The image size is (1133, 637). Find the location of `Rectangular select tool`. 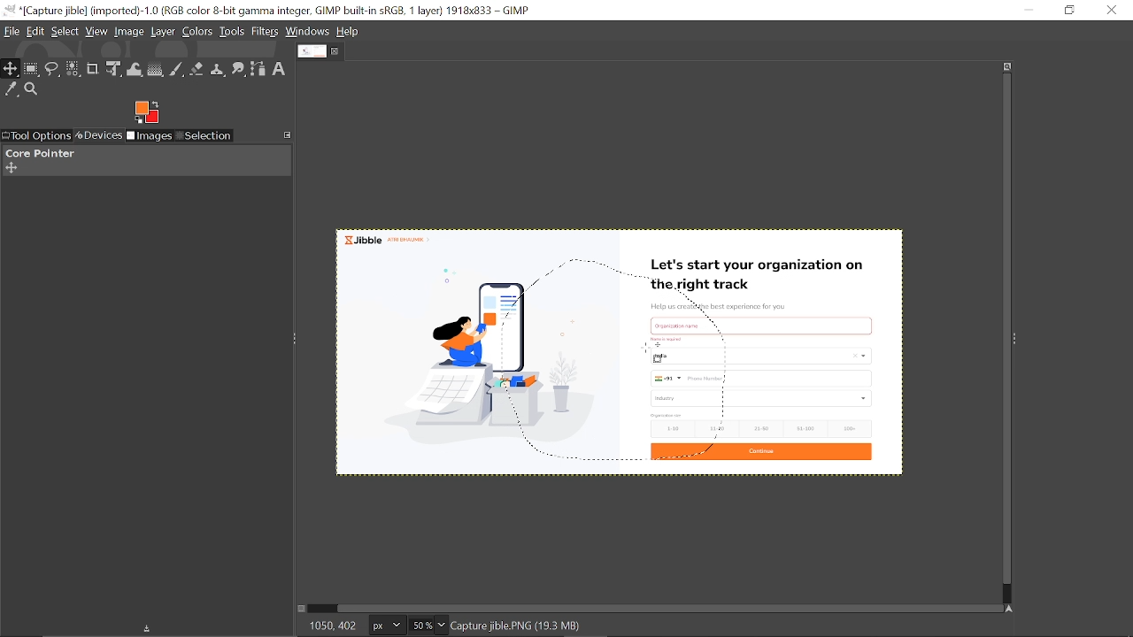

Rectangular select tool is located at coordinates (32, 70).